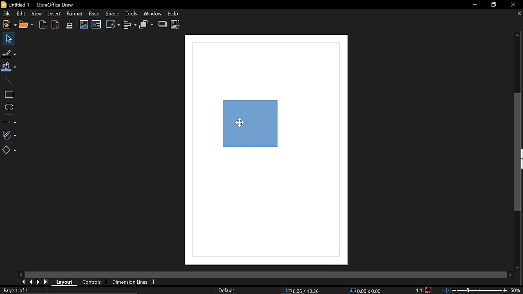  What do you see at coordinates (9, 53) in the screenshot?
I see `fill line` at bounding box center [9, 53].